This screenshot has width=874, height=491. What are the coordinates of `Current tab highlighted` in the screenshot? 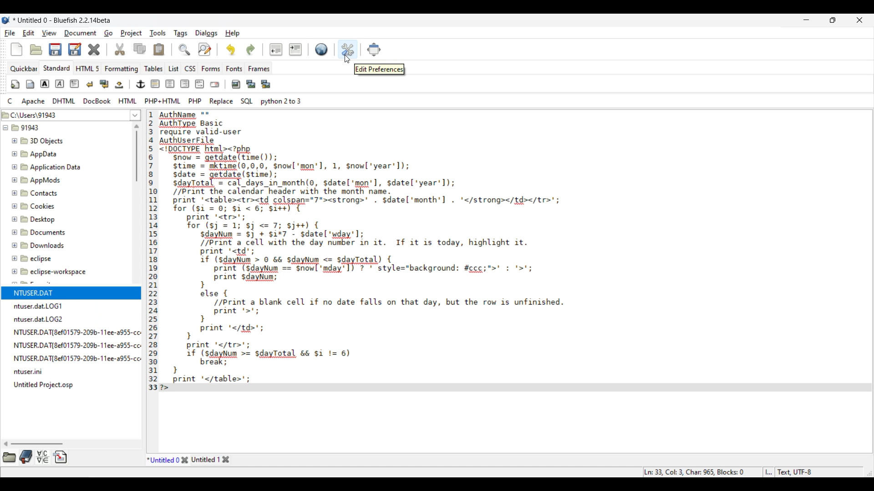 It's located at (163, 459).